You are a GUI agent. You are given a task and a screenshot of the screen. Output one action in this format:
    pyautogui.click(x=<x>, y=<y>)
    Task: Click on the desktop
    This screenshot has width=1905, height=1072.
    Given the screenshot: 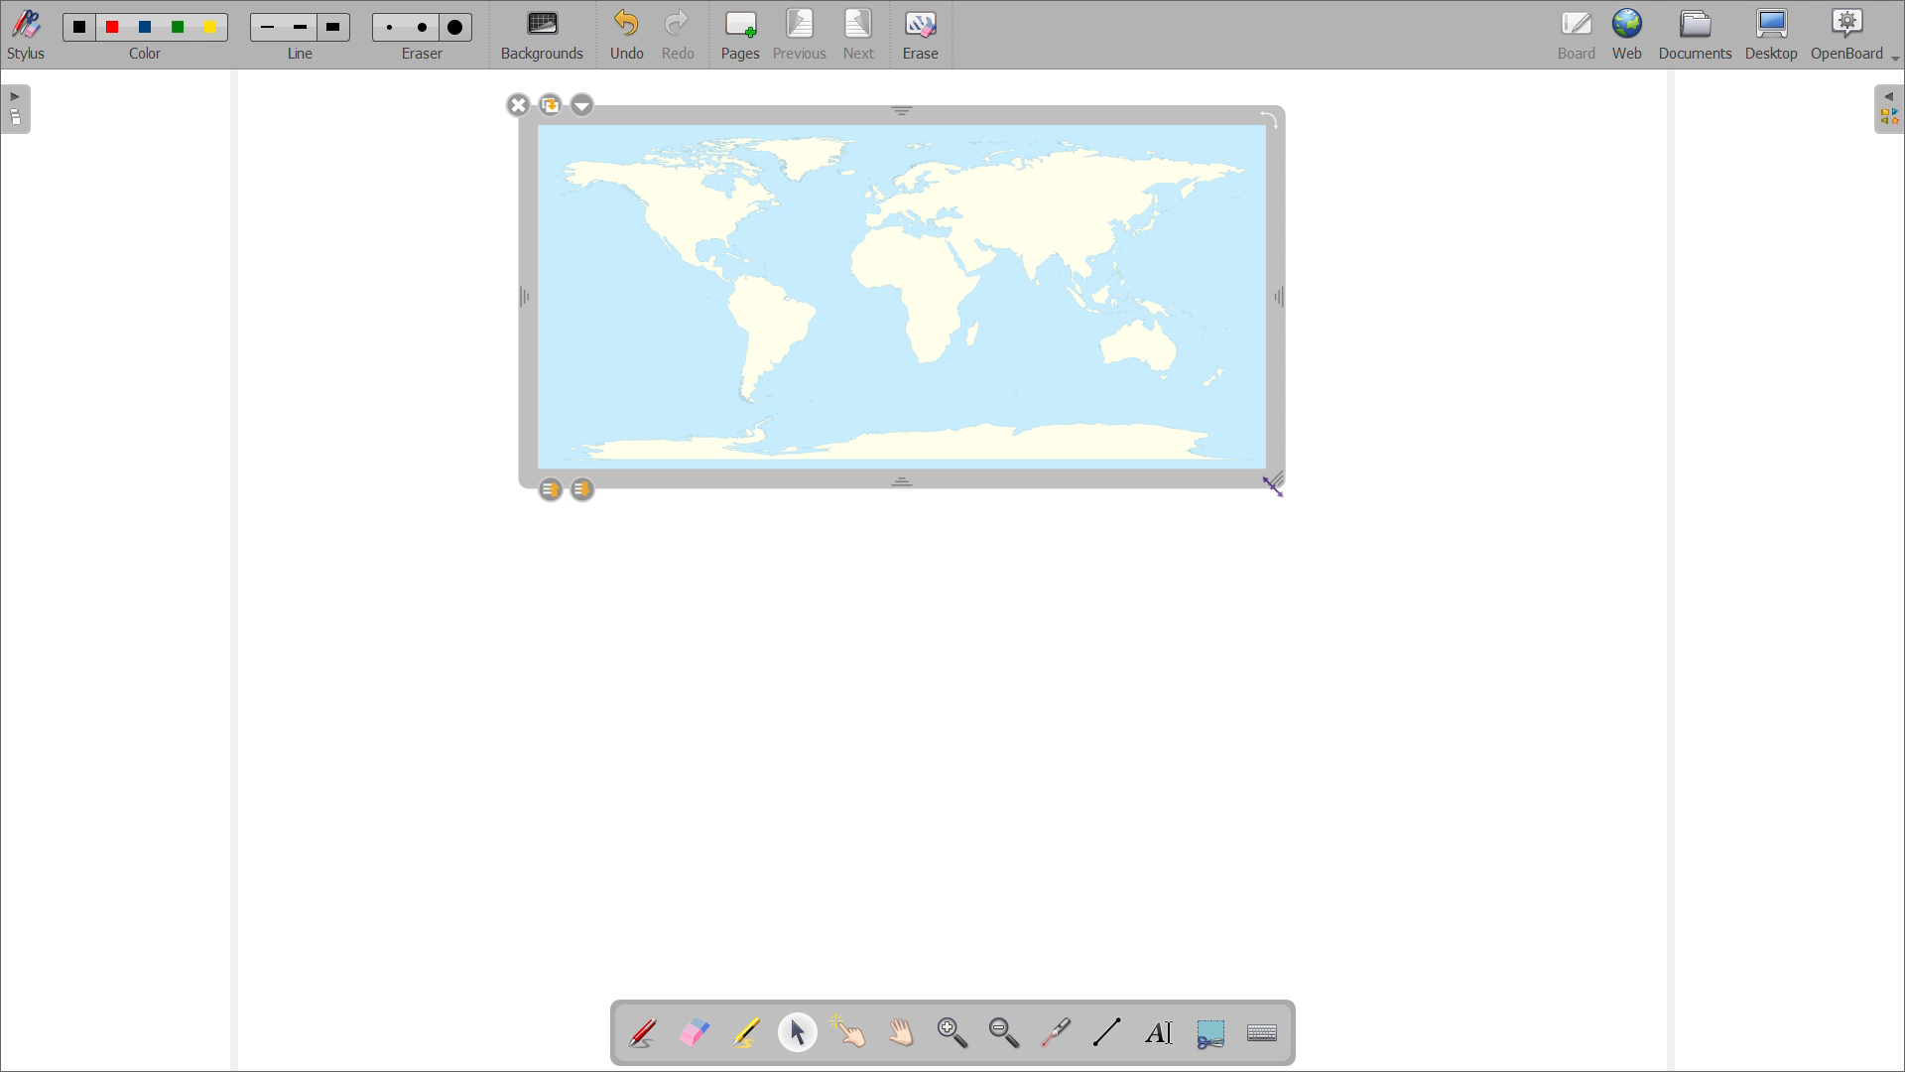 What is the action you would take?
    pyautogui.click(x=1772, y=36)
    